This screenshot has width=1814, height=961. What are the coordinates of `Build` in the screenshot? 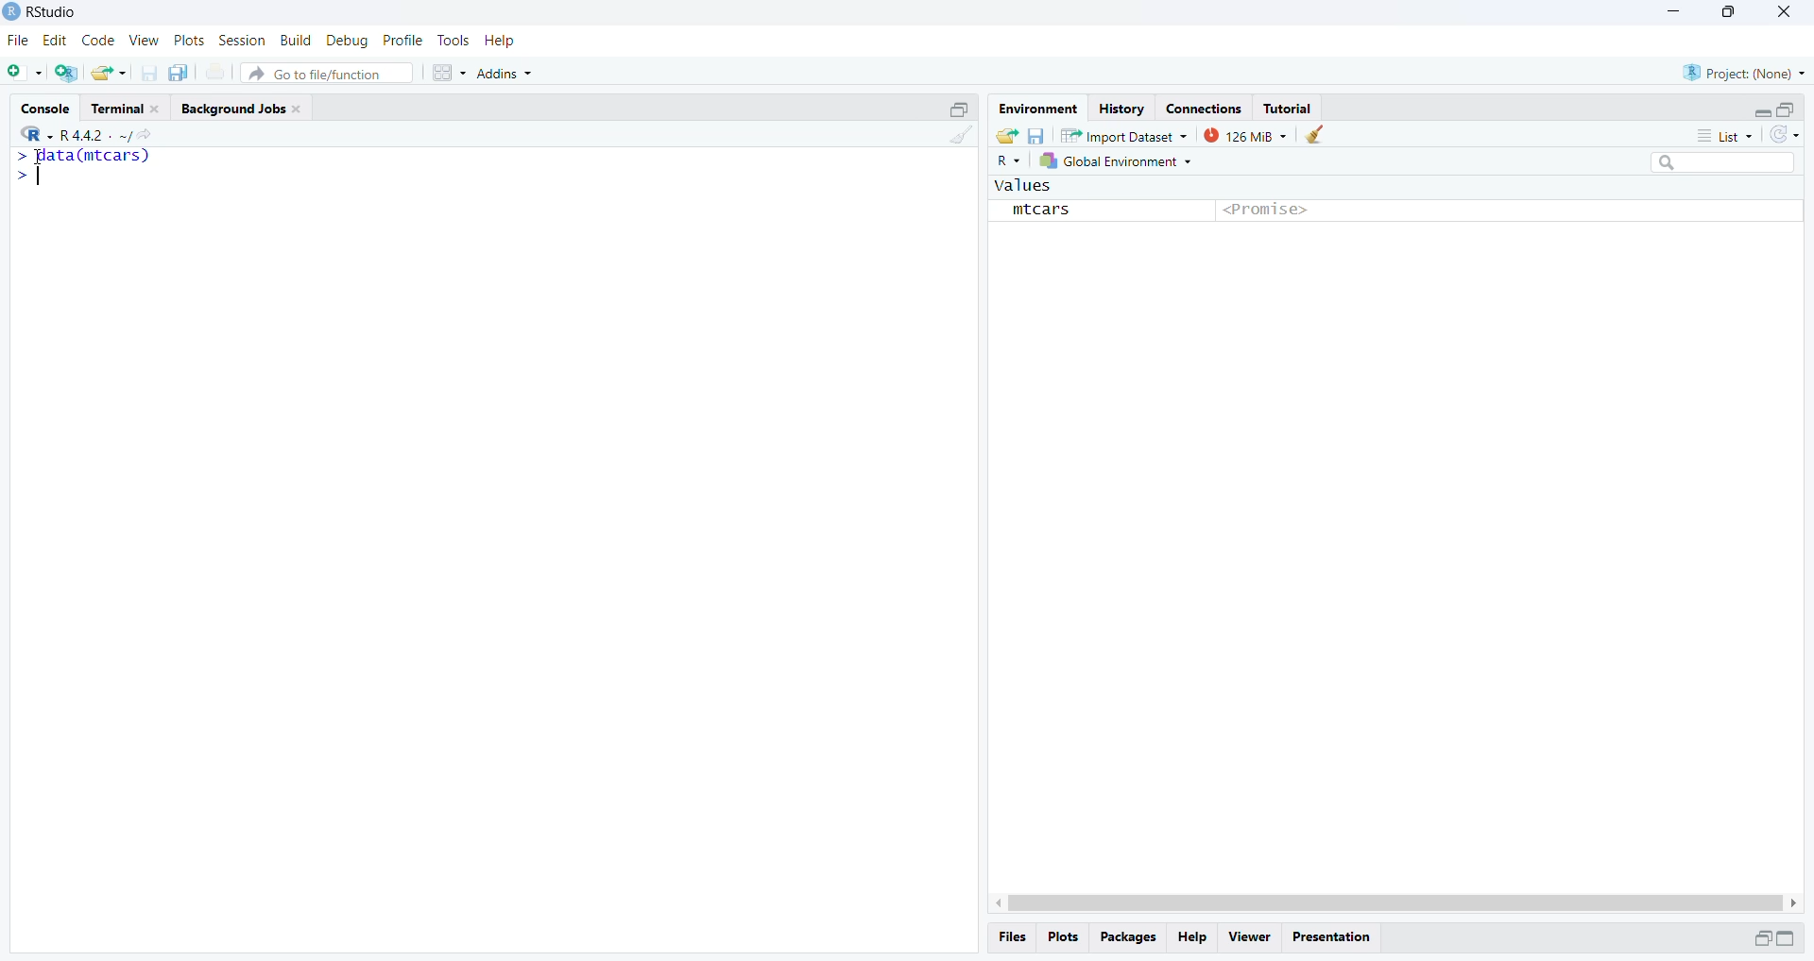 It's located at (295, 40).